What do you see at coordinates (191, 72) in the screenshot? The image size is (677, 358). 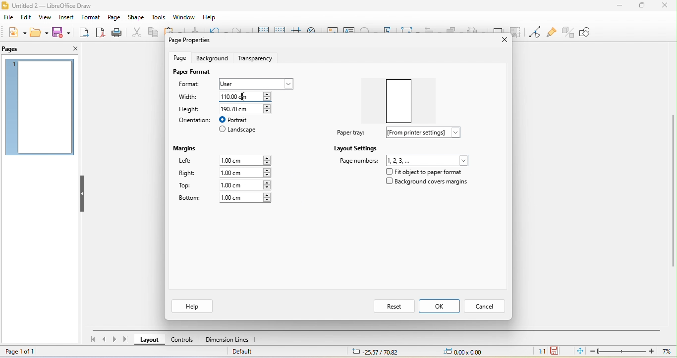 I see `paper format` at bounding box center [191, 72].